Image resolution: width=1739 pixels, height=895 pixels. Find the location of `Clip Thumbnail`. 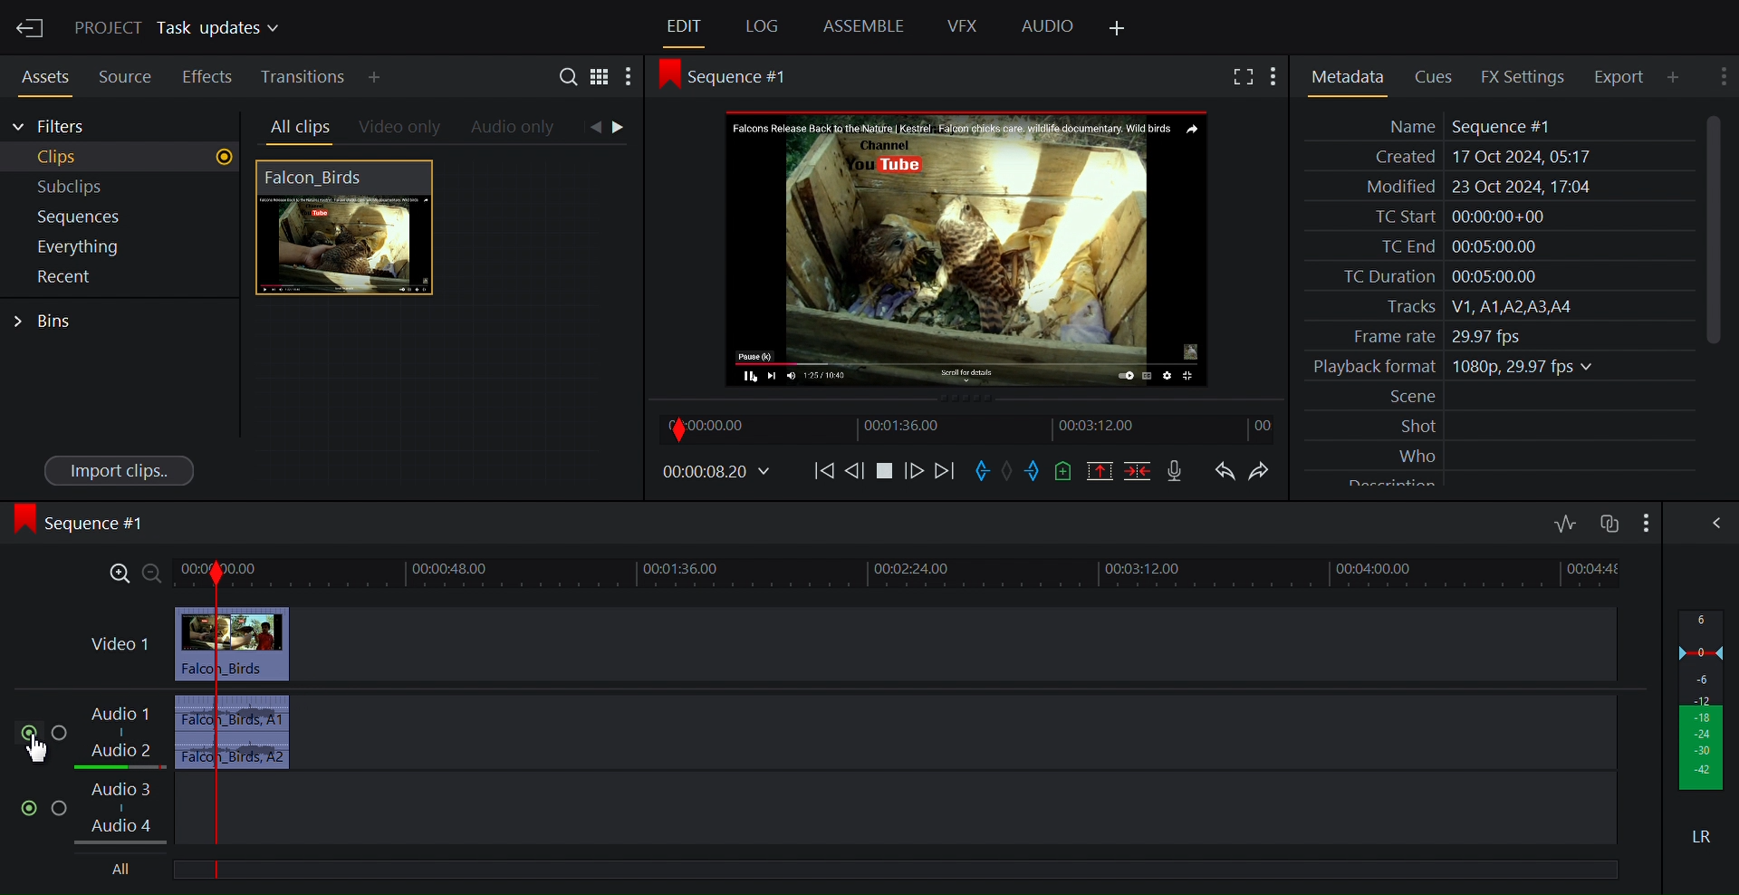

Clip Thumbnail is located at coordinates (437, 325).